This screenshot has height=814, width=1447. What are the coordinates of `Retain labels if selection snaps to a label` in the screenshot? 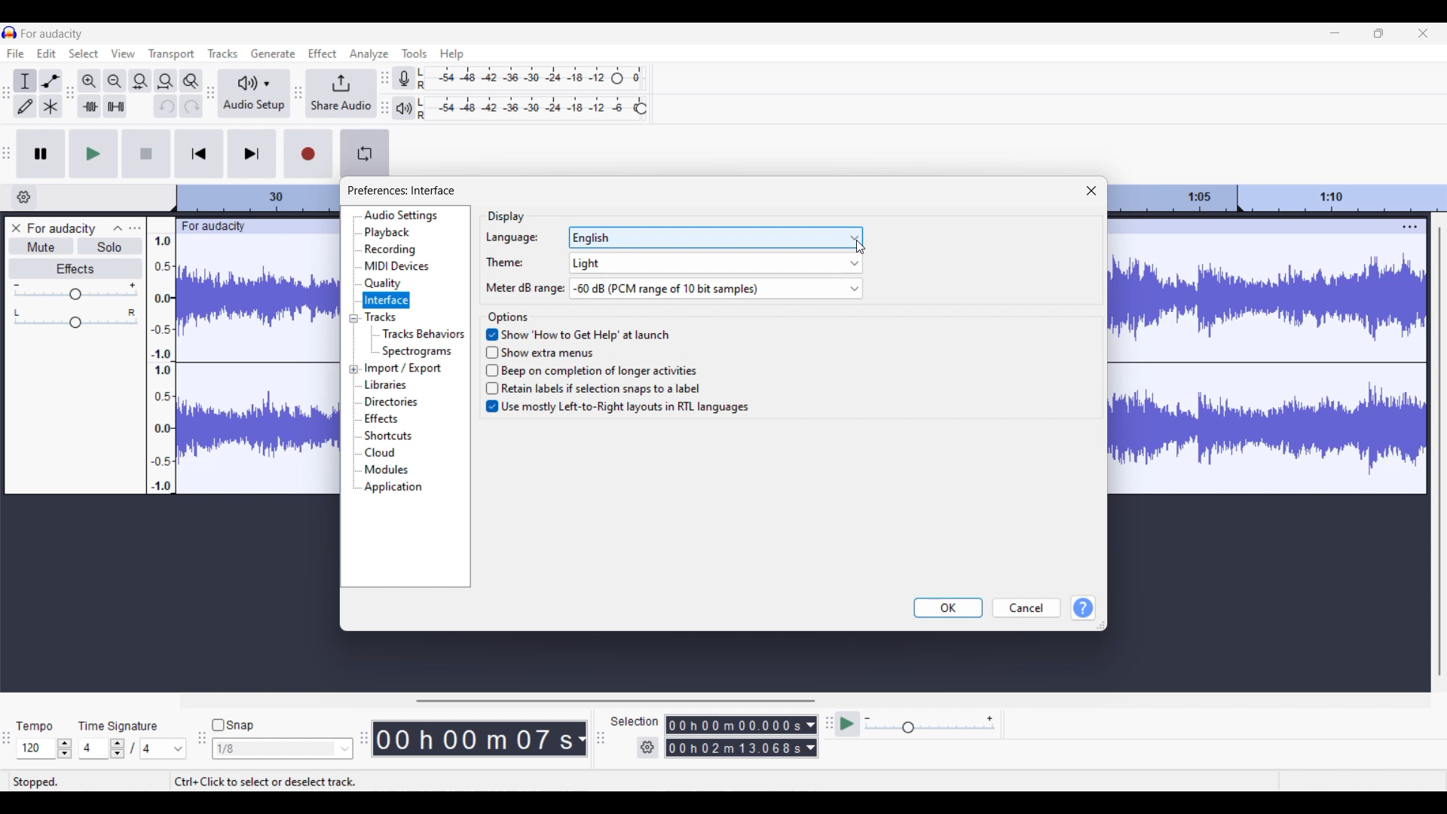 It's located at (600, 388).